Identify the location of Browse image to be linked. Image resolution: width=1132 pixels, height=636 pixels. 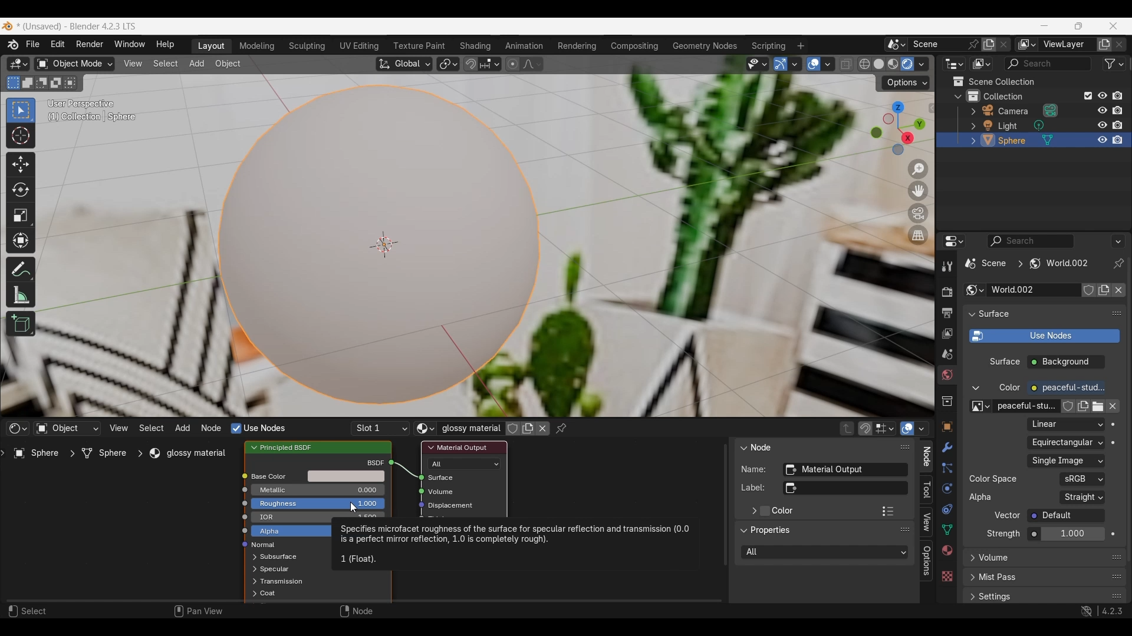
(981, 406).